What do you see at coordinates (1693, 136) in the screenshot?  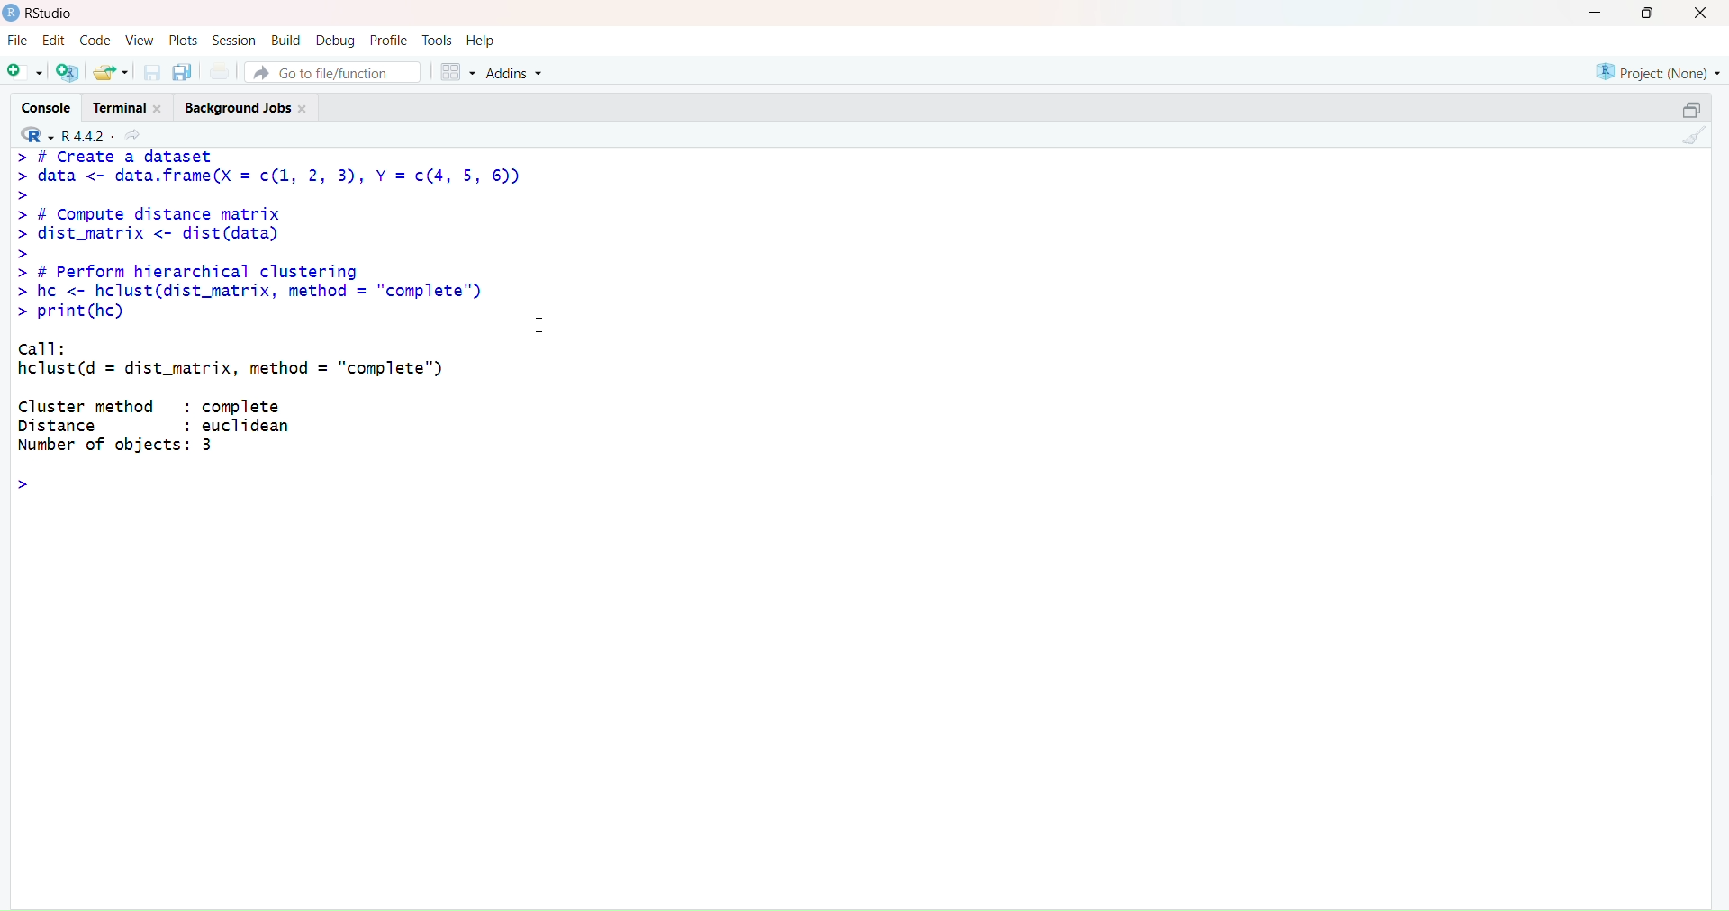 I see `Clear Console (Ctrl + L)` at bounding box center [1693, 136].